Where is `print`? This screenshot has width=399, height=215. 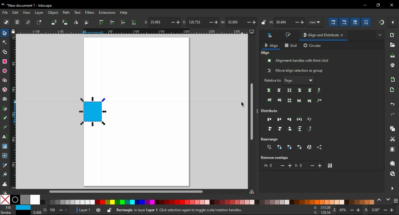 print is located at coordinates (392, 66).